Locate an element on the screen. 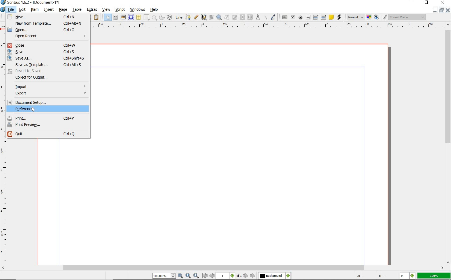 This screenshot has width=451, height=280. cursor is located at coordinates (34, 109).